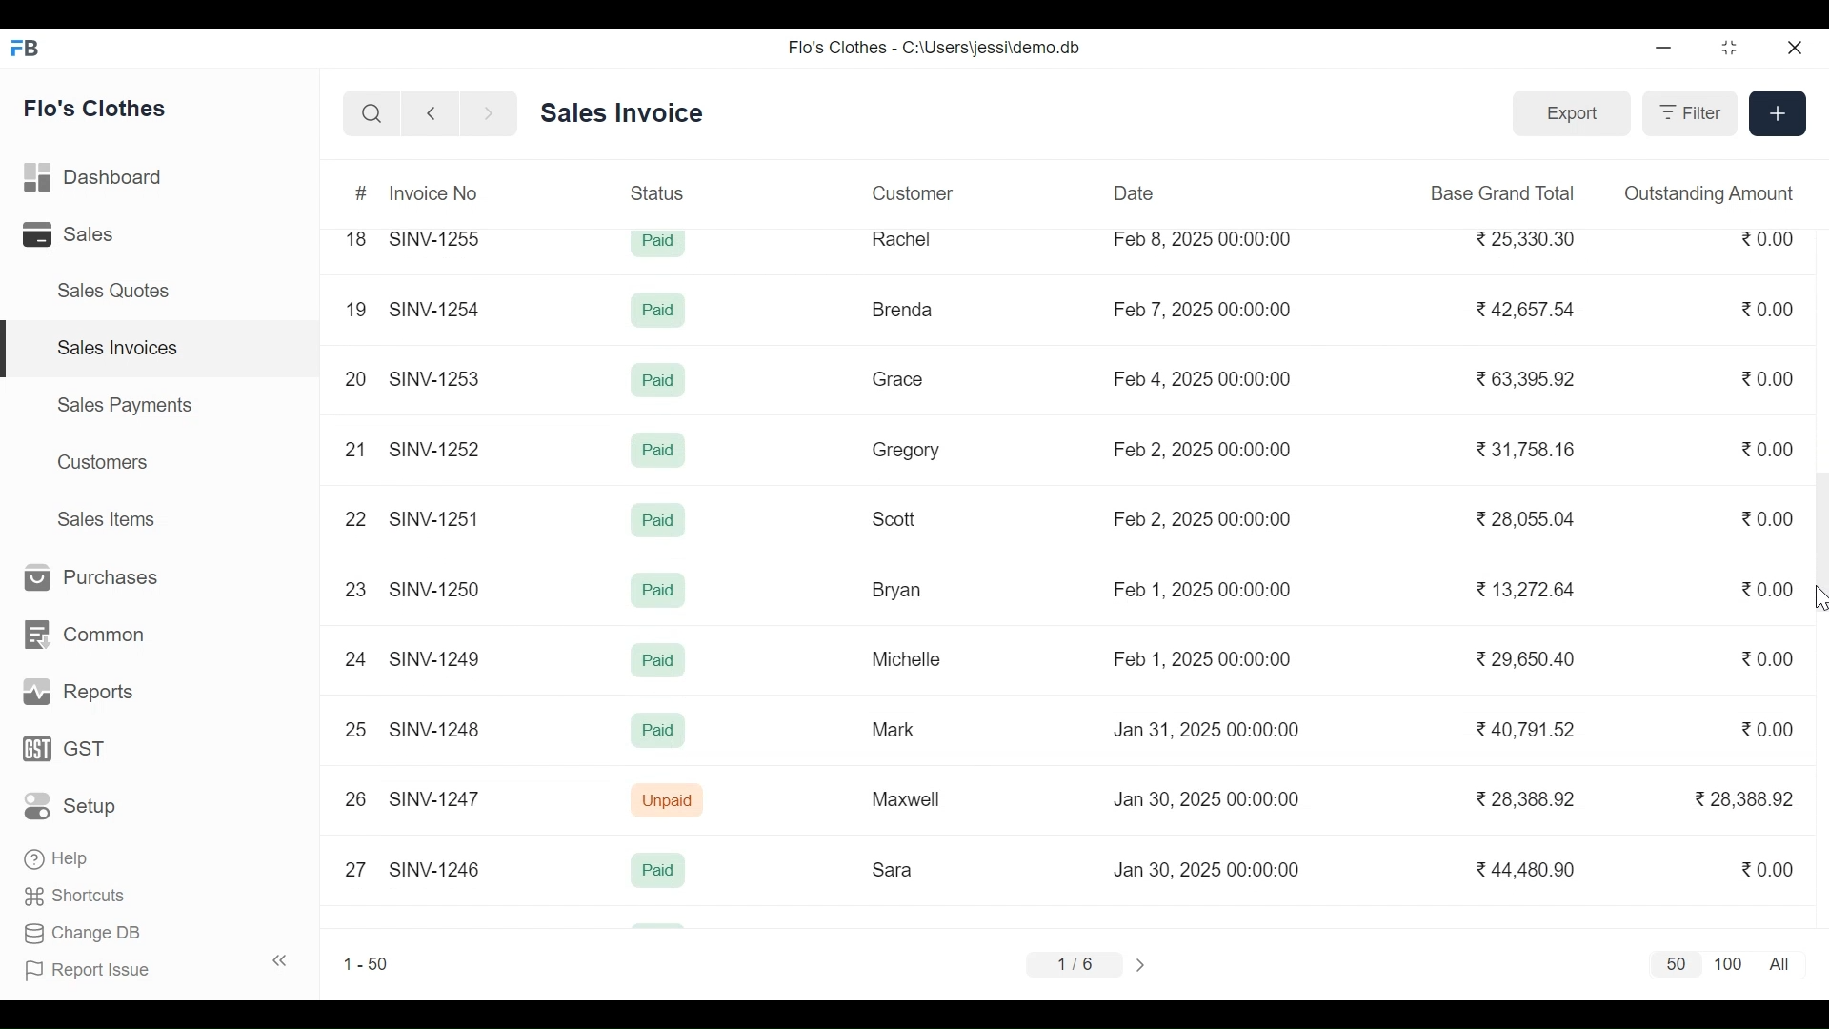 The width and height of the screenshot is (1829, 1029). What do you see at coordinates (1529, 308) in the screenshot?
I see `42,657.54` at bounding box center [1529, 308].